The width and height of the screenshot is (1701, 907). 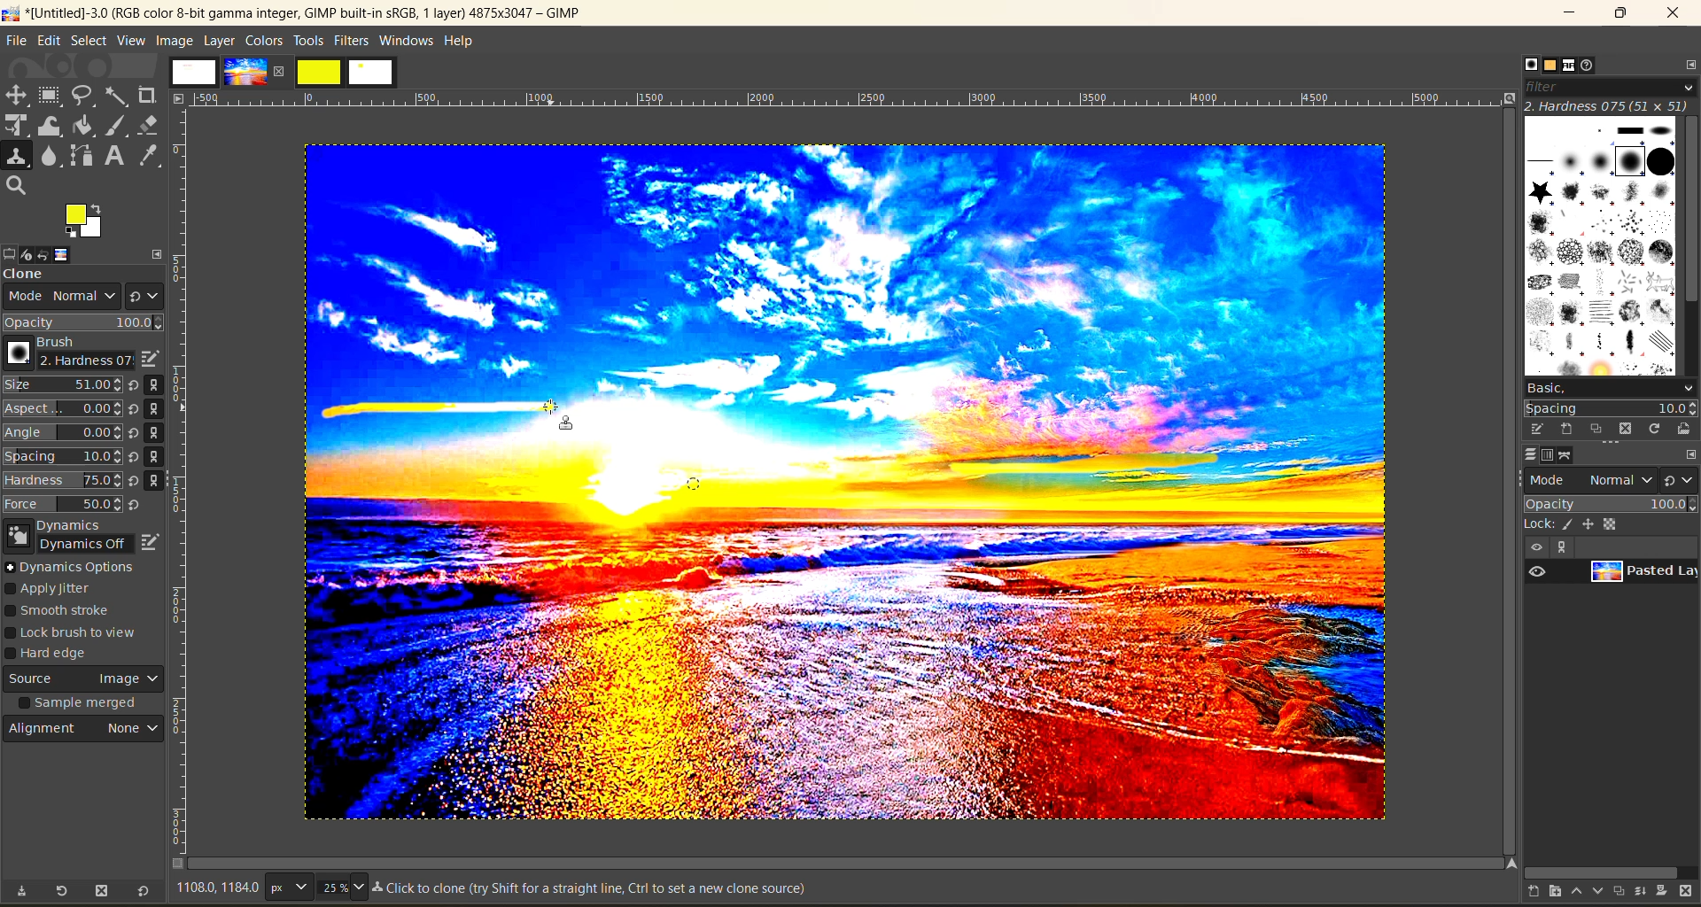 I want to click on size, so click(x=341, y=887).